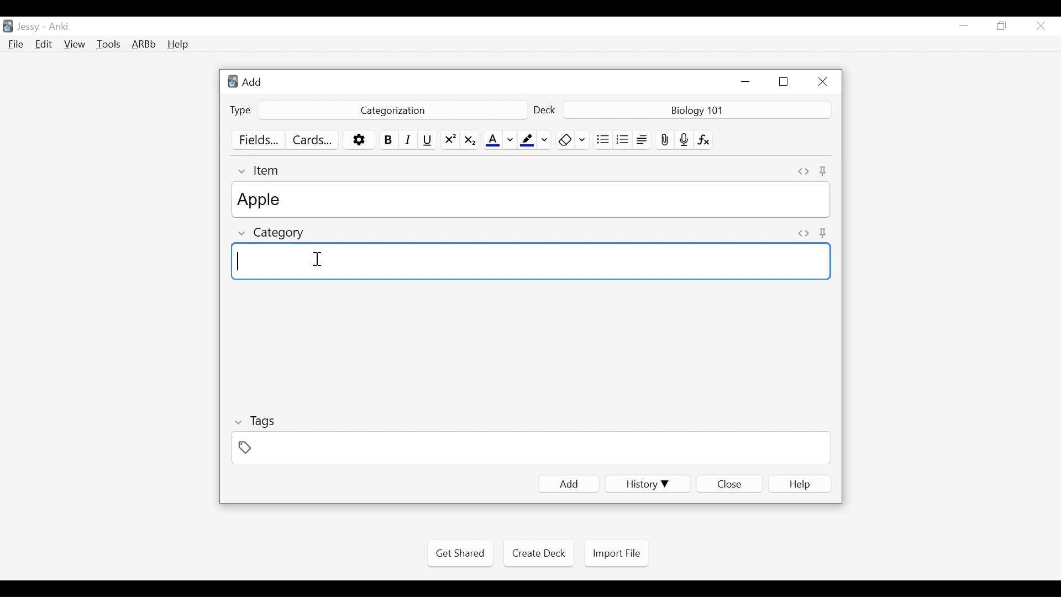  Describe the element at coordinates (1041, 26) in the screenshot. I see `Close` at that location.